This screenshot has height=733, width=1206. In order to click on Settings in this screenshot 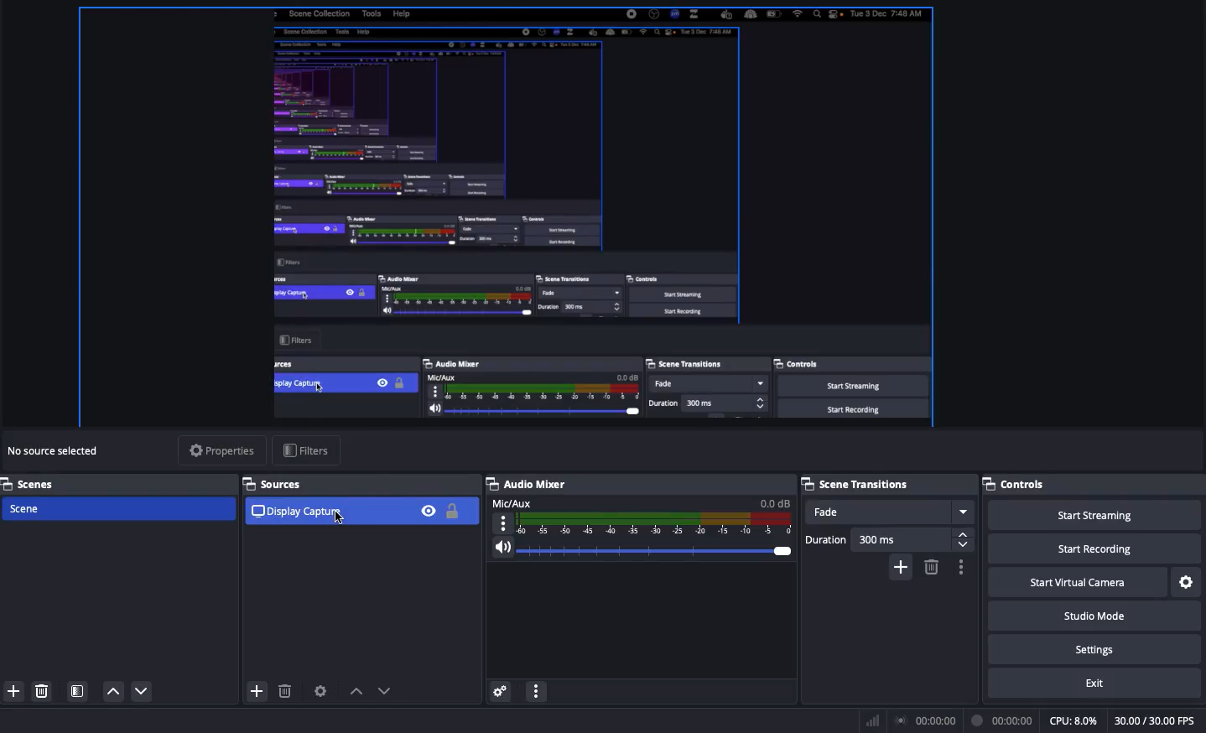, I will do `click(323, 692)`.